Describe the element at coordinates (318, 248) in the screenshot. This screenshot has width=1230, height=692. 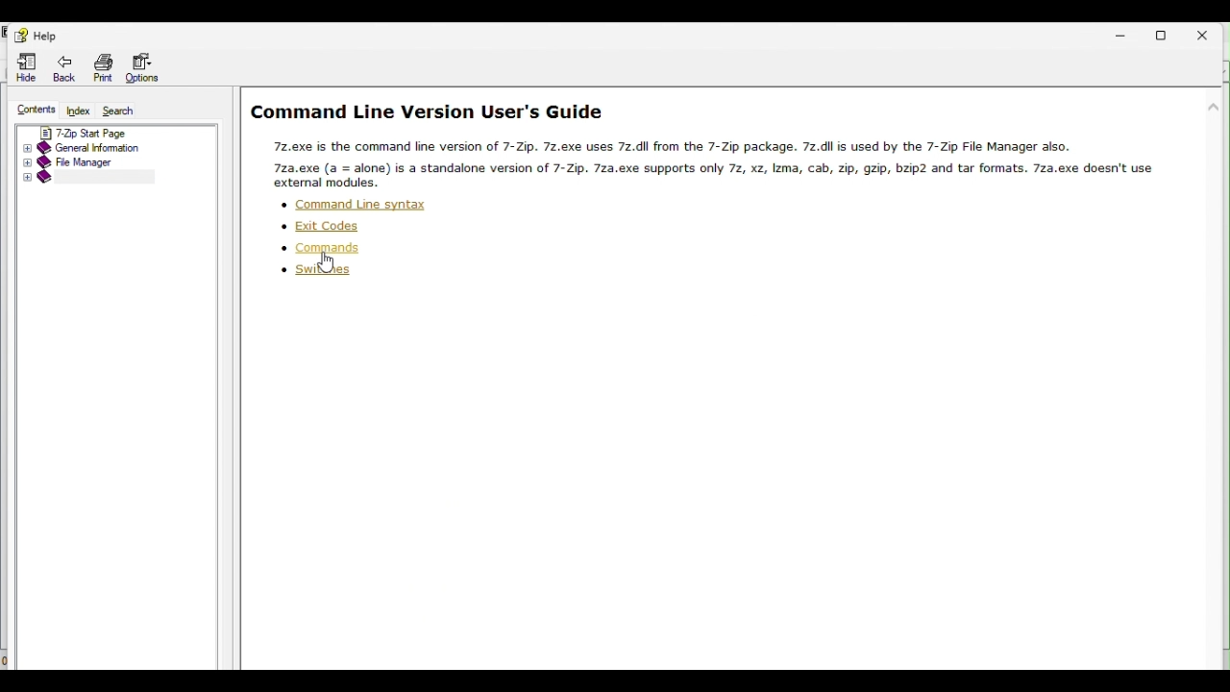
I see `Commands` at that location.